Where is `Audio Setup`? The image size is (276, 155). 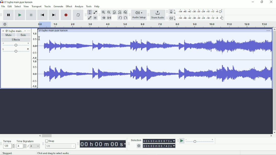 Audio Setup is located at coordinates (139, 18).